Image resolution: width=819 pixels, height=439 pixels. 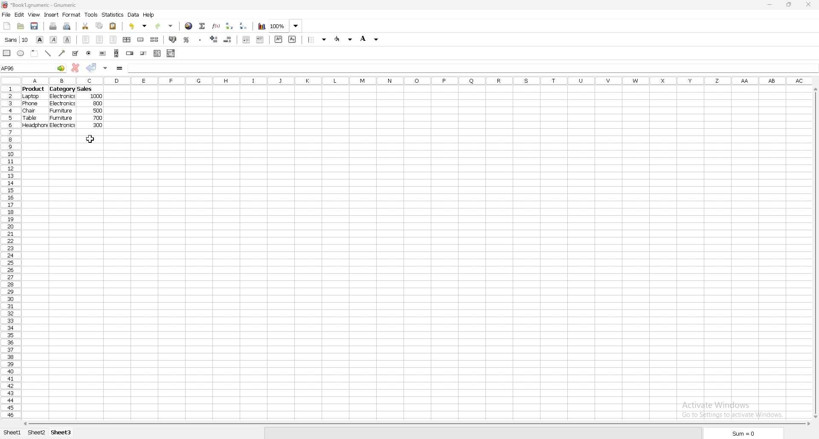 What do you see at coordinates (63, 103) in the screenshot?
I see `electronics` at bounding box center [63, 103].